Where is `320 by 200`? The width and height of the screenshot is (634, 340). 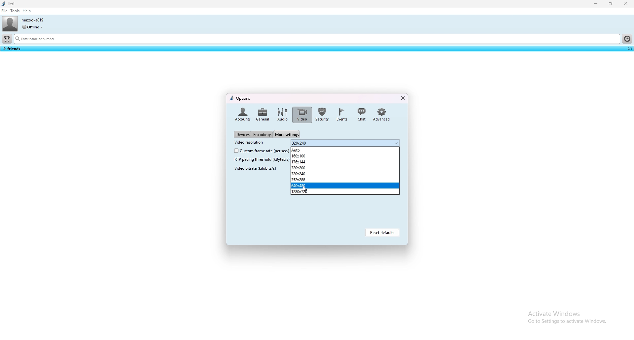 320 by 200 is located at coordinates (344, 168).